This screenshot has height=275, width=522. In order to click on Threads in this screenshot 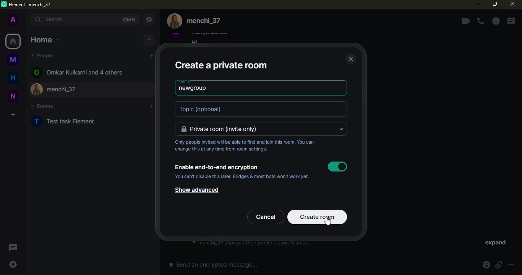, I will do `click(13, 247)`.